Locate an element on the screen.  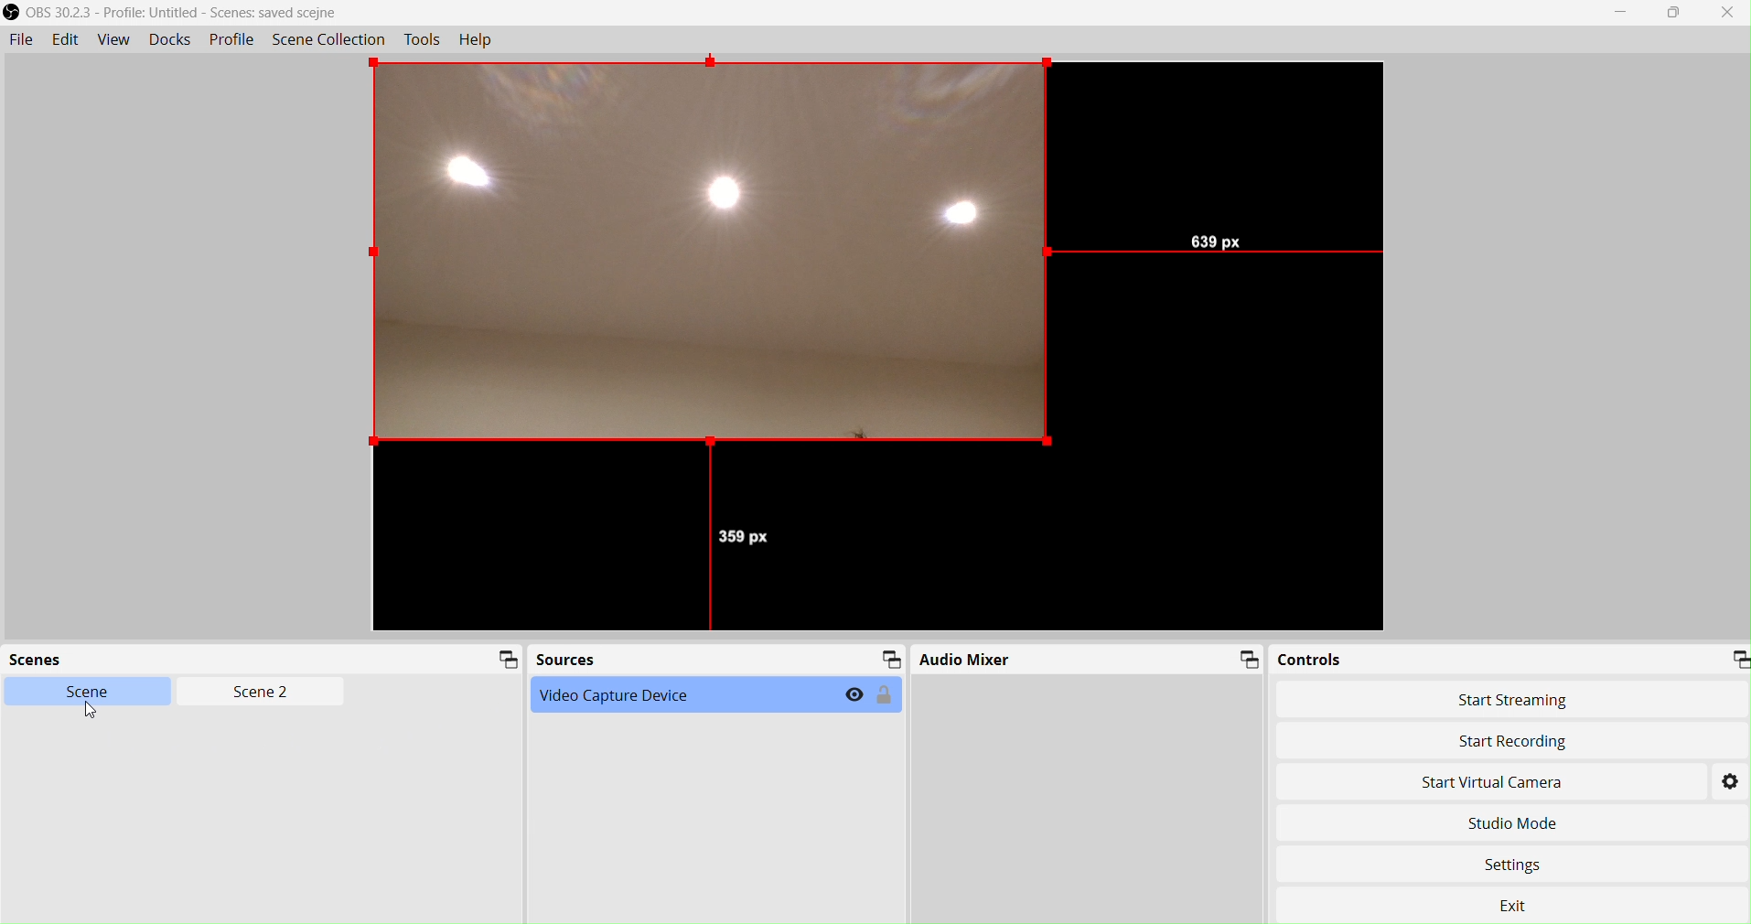
359 px is located at coordinates (750, 540).